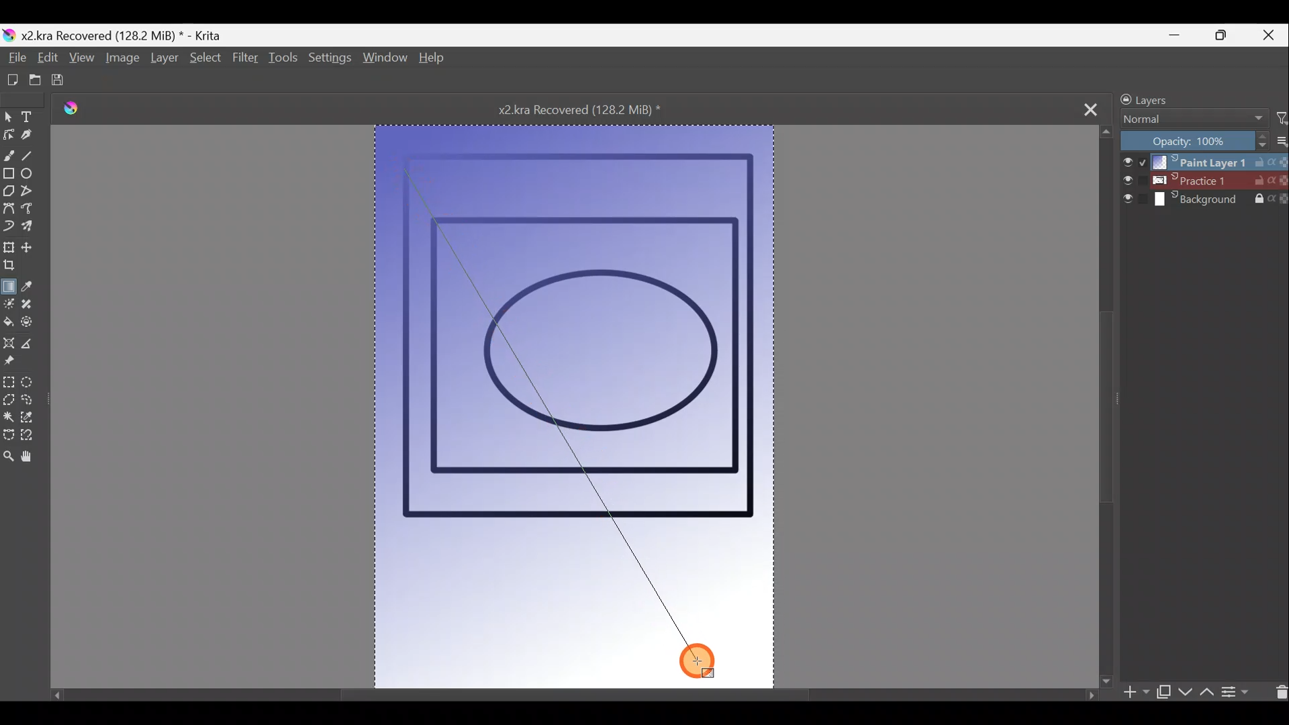 Image resolution: width=1289 pixels, height=725 pixels. I want to click on Pan tool, so click(31, 460).